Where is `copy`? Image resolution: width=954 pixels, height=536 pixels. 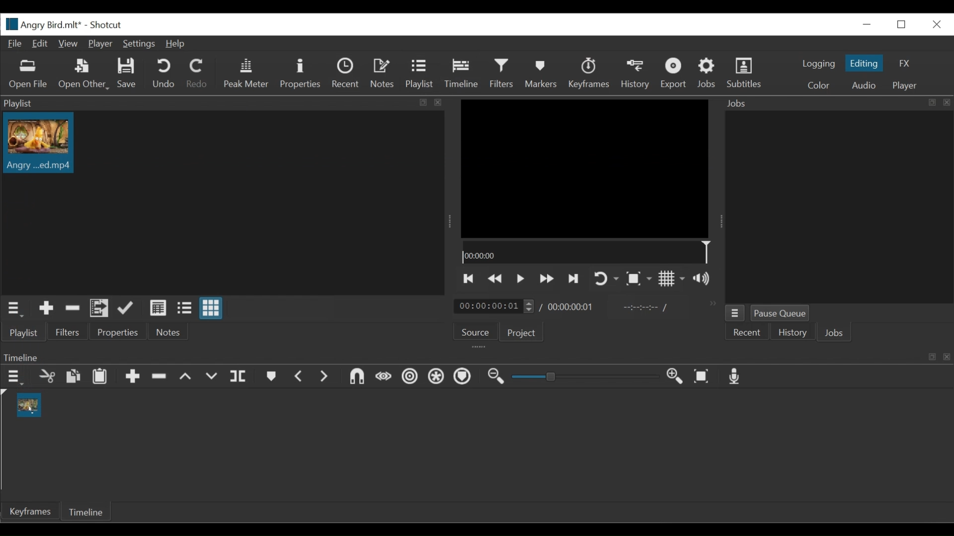 copy is located at coordinates (73, 377).